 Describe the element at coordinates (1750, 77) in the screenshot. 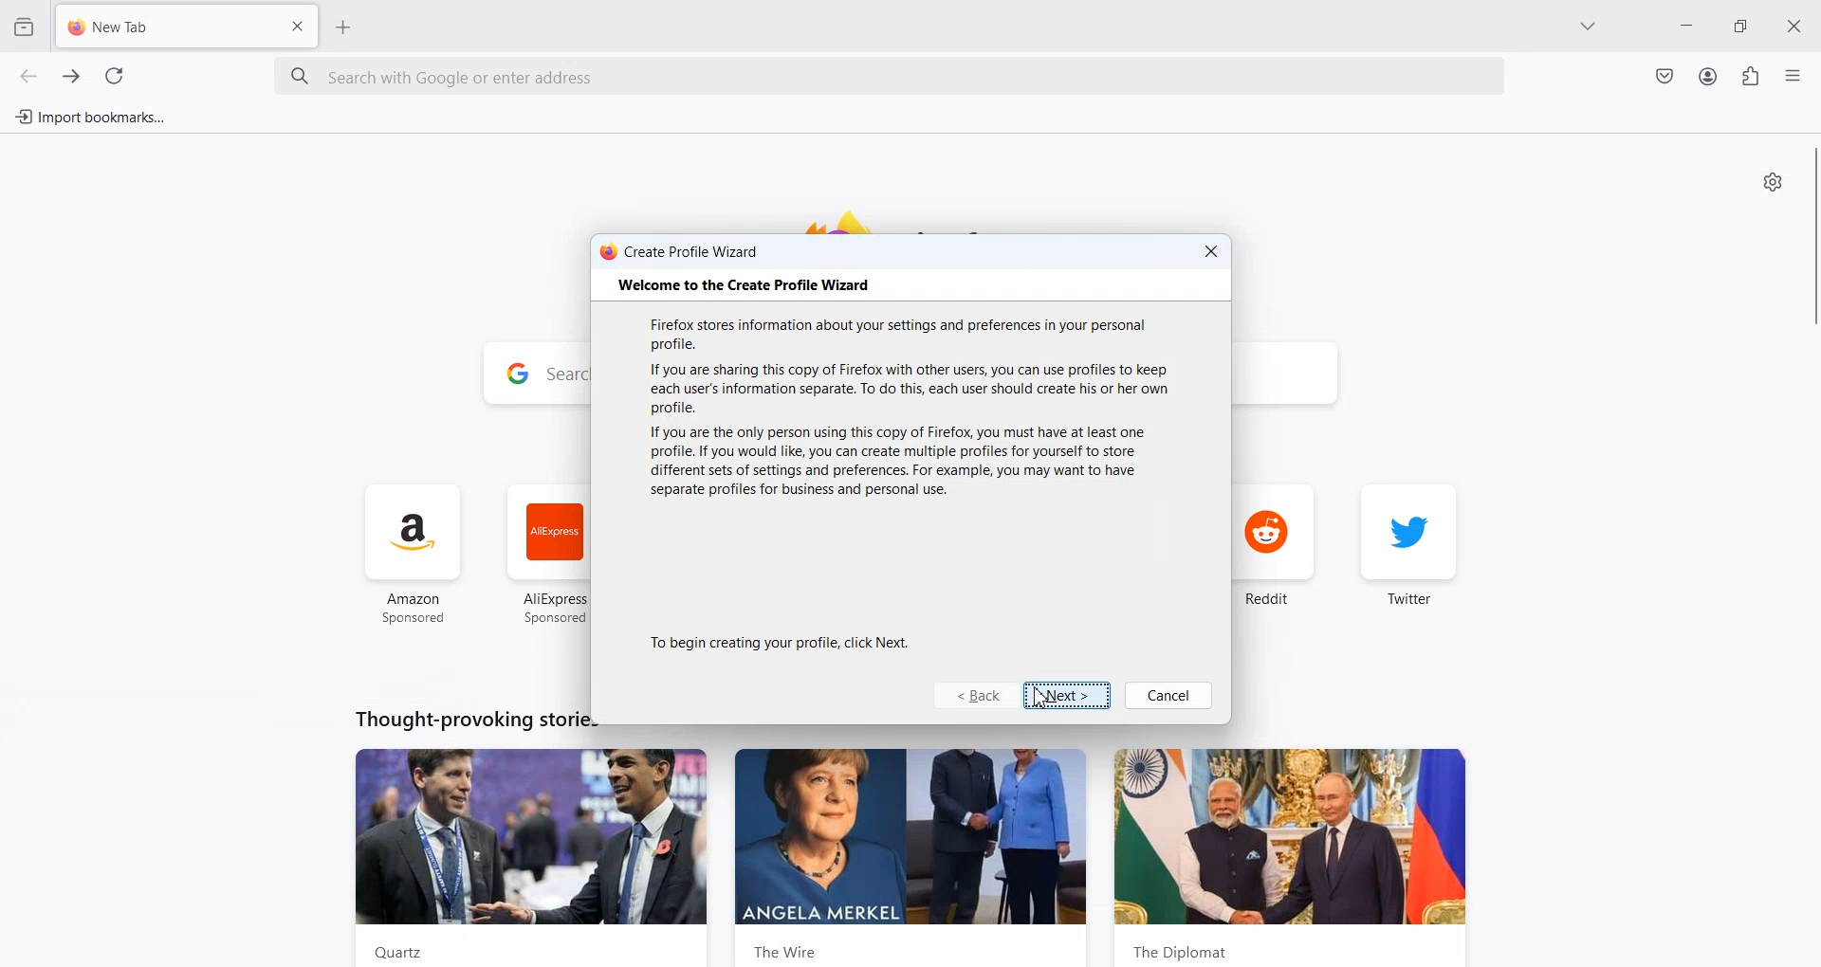

I see `Extensions` at that location.